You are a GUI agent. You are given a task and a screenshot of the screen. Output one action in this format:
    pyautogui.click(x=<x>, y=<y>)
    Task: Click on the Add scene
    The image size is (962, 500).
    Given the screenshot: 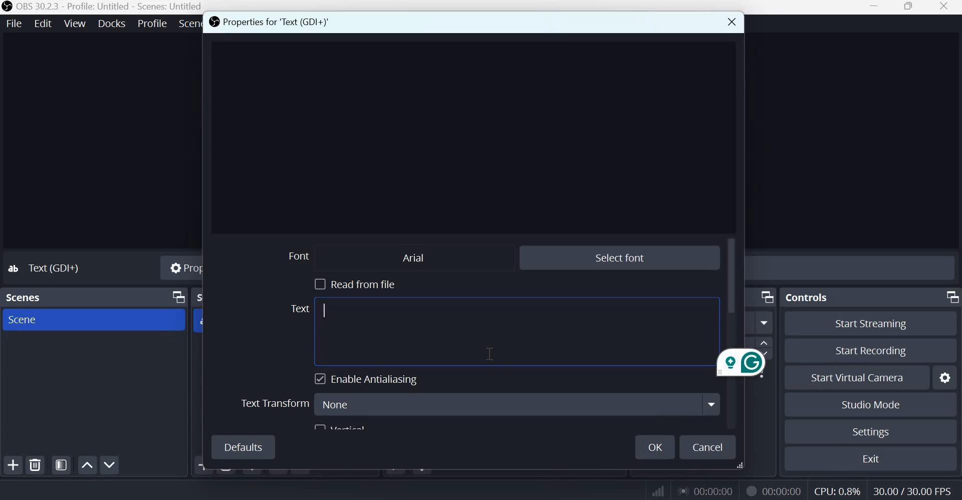 What is the action you would take?
    pyautogui.click(x=14, y=465)
    